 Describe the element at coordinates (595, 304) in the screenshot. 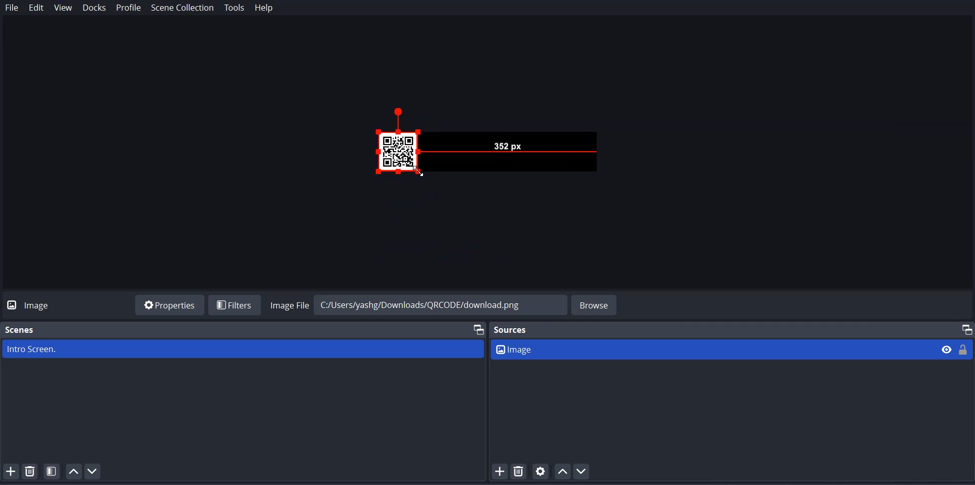

I see `Browse` at that location.